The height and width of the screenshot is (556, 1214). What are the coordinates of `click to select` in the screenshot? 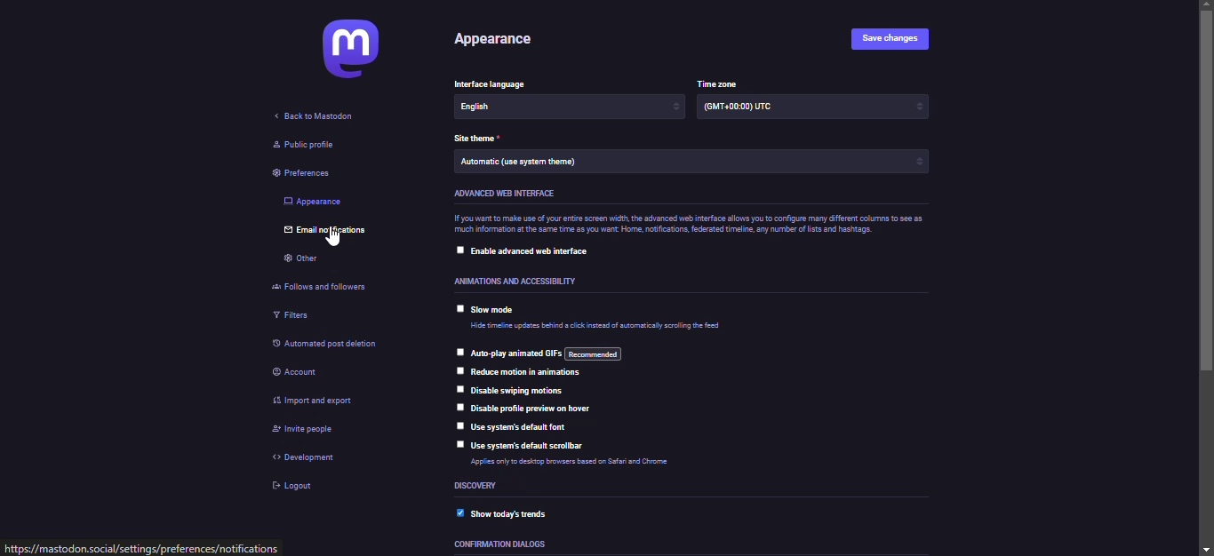 It's located at (458, 387).